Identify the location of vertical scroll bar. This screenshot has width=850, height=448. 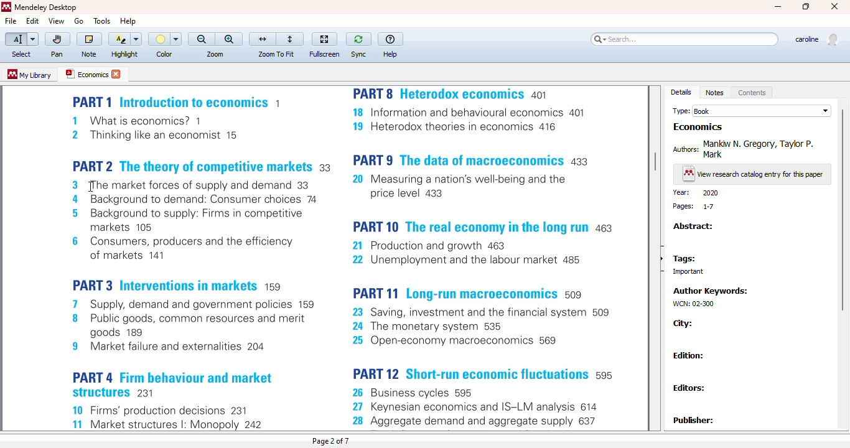
(655, 162).